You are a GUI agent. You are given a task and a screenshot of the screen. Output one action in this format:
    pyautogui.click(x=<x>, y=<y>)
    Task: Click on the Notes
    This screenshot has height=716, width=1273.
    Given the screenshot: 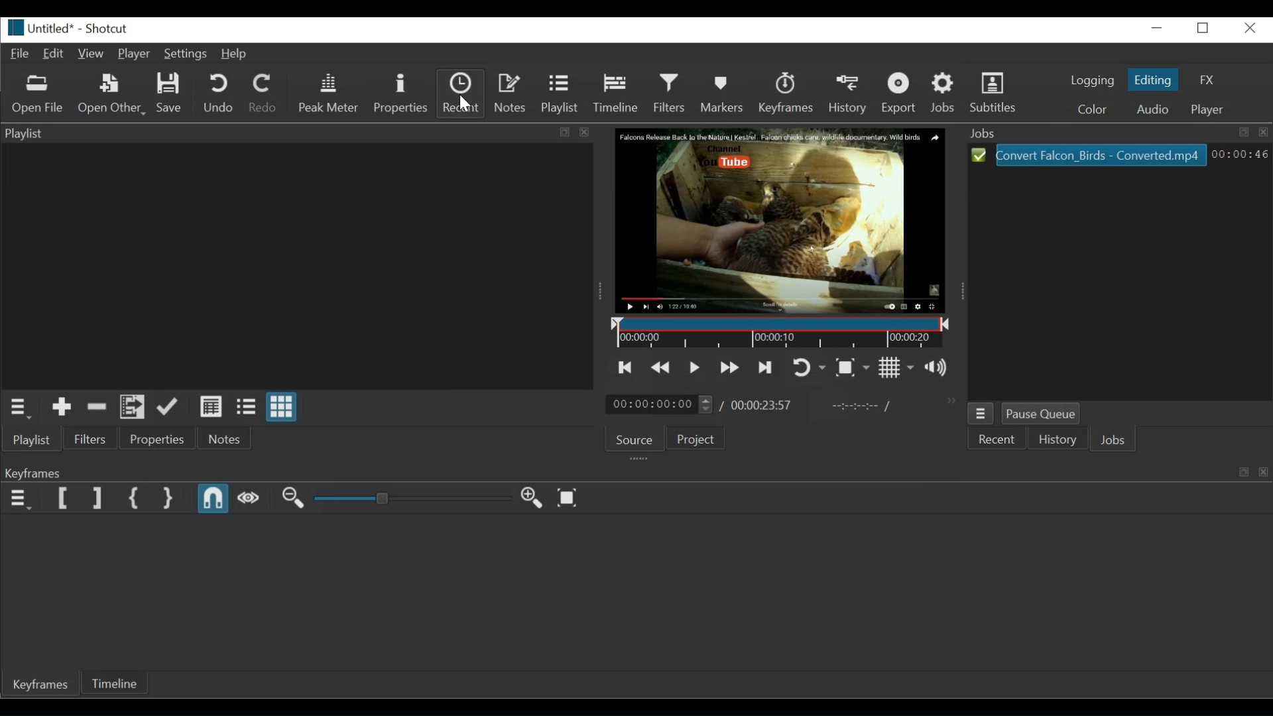 What is the action you would take?
    pyautogui.click(x=513, y=93)
    